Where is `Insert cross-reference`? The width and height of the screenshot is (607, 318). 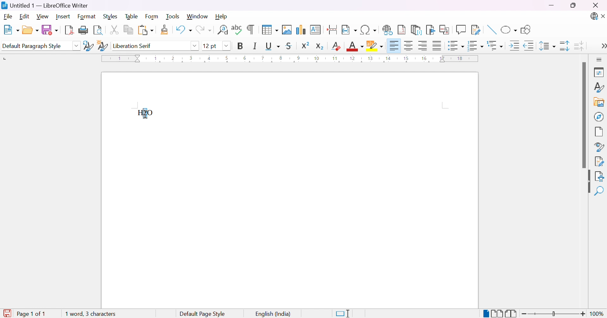
Insert cross-reference is located at coordinates (445, 29).